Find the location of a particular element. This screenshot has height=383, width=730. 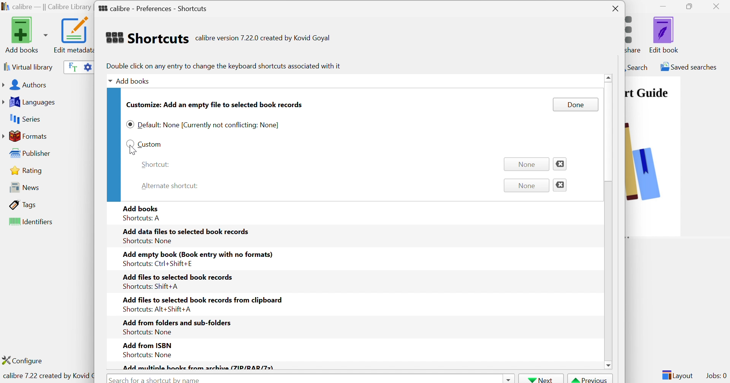

None is located at coordinates (527, 186).